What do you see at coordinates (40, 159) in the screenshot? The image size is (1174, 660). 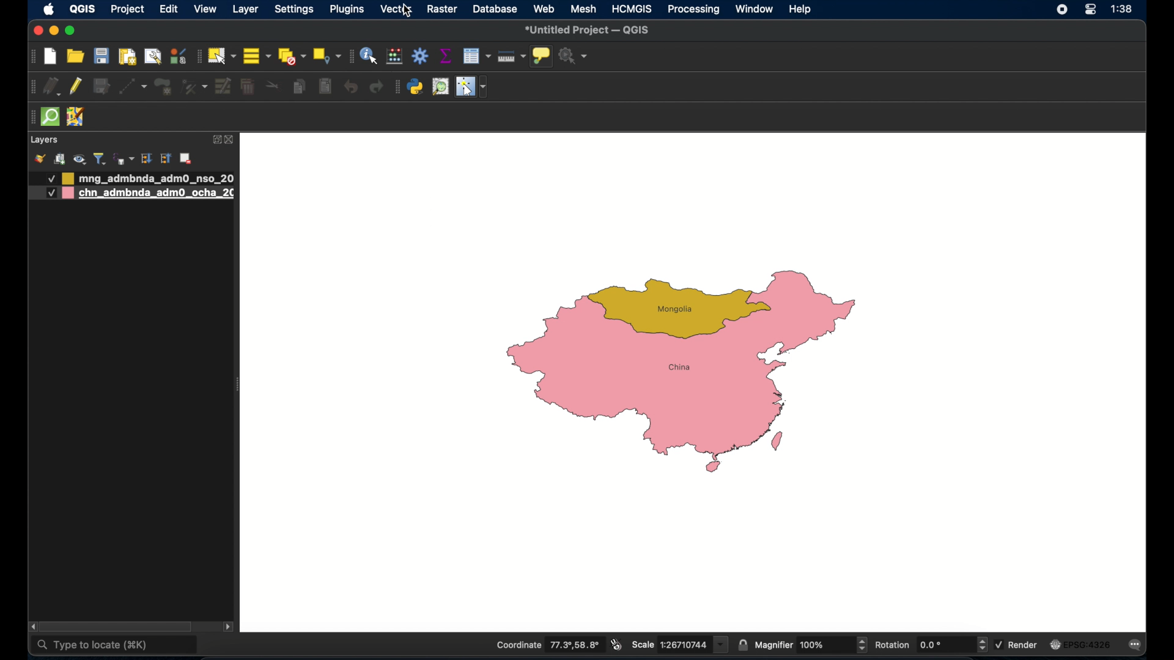 I see `open layer styling panel` at bounding box center [40, 159].